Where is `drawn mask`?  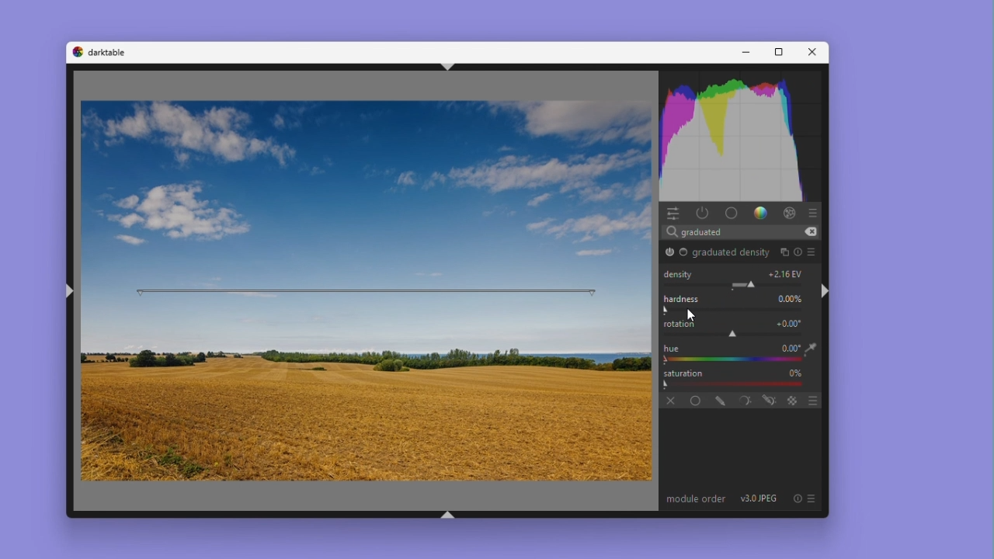
drawn mask is located at coordinates (719, 401).